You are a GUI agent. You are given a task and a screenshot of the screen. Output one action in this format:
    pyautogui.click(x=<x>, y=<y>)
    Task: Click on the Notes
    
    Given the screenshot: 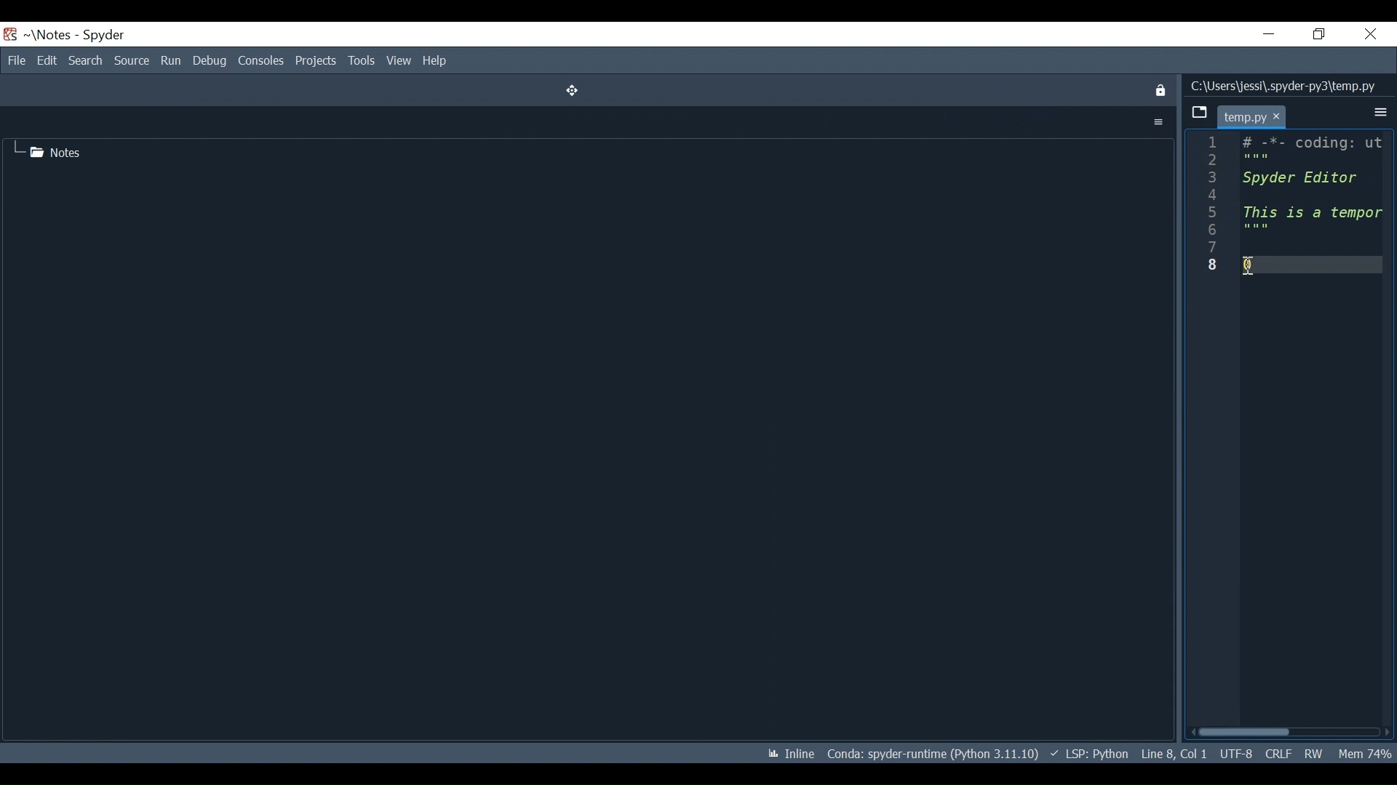 What is the action you would take?
    pyautogui.click(x=47, y=149)
    